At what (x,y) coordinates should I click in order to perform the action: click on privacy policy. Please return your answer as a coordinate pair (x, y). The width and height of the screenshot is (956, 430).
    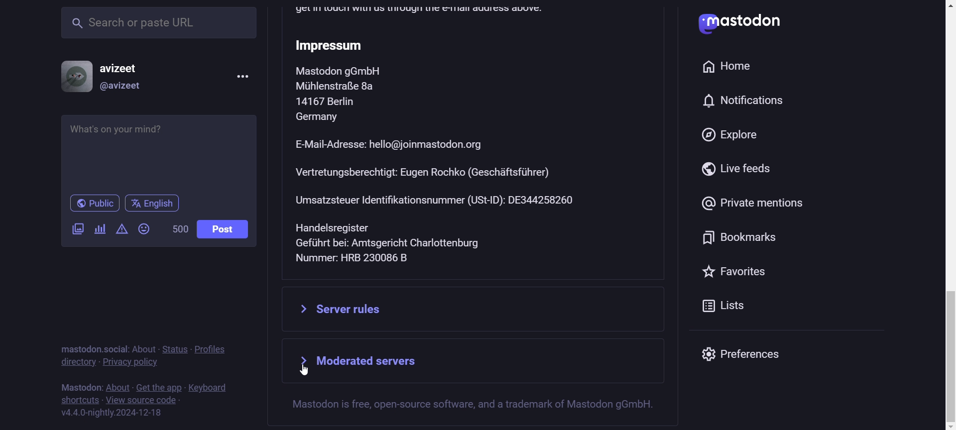
    Looking at the image, I should click on (131, 364).